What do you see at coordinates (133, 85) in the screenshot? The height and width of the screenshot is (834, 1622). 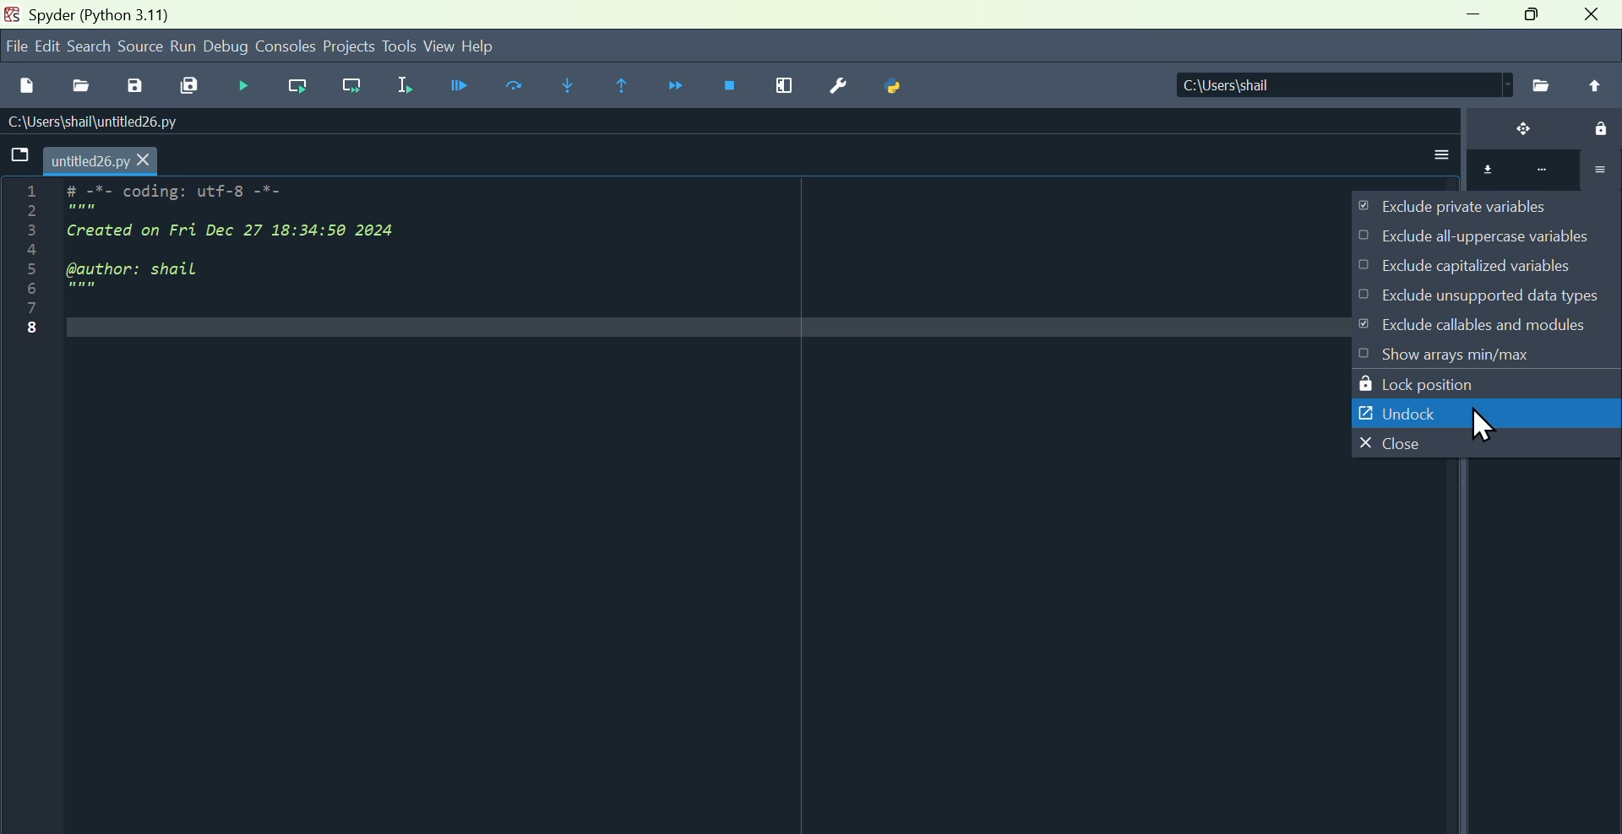 I see `Save as` at bounding box center [133, 85].